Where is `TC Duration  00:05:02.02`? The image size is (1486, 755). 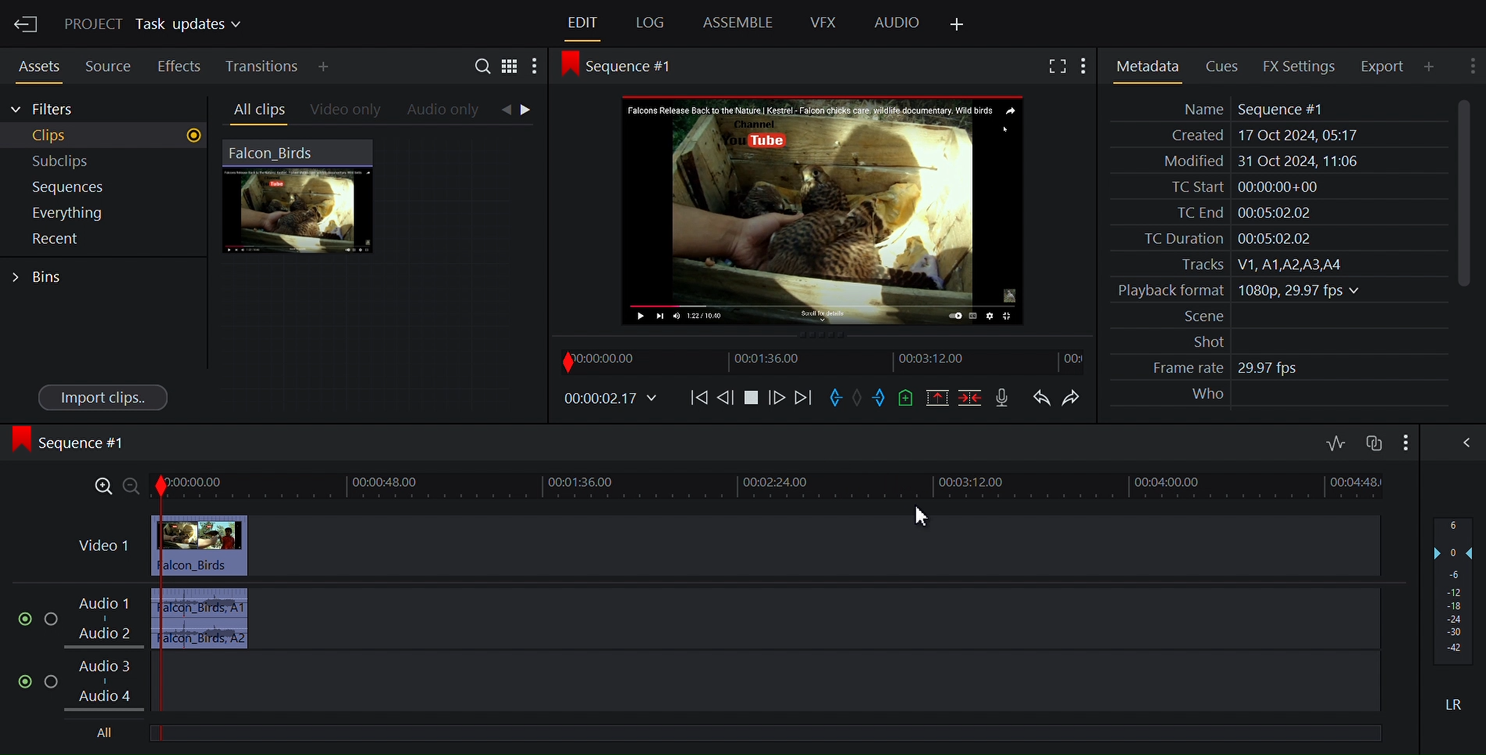
TC Duration  00:05:02.02 is located at coordinates (1217, 239).